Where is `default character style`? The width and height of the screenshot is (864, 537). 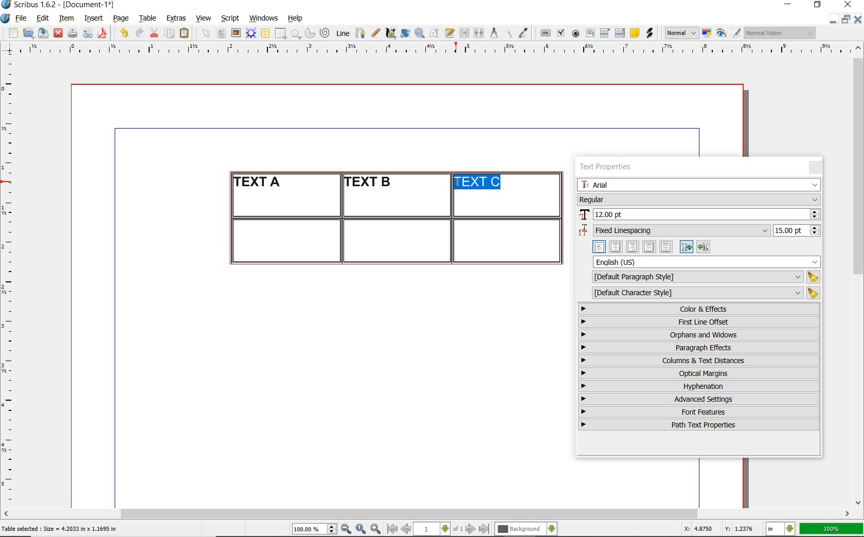
default character style is located at coordinates (703, 293).